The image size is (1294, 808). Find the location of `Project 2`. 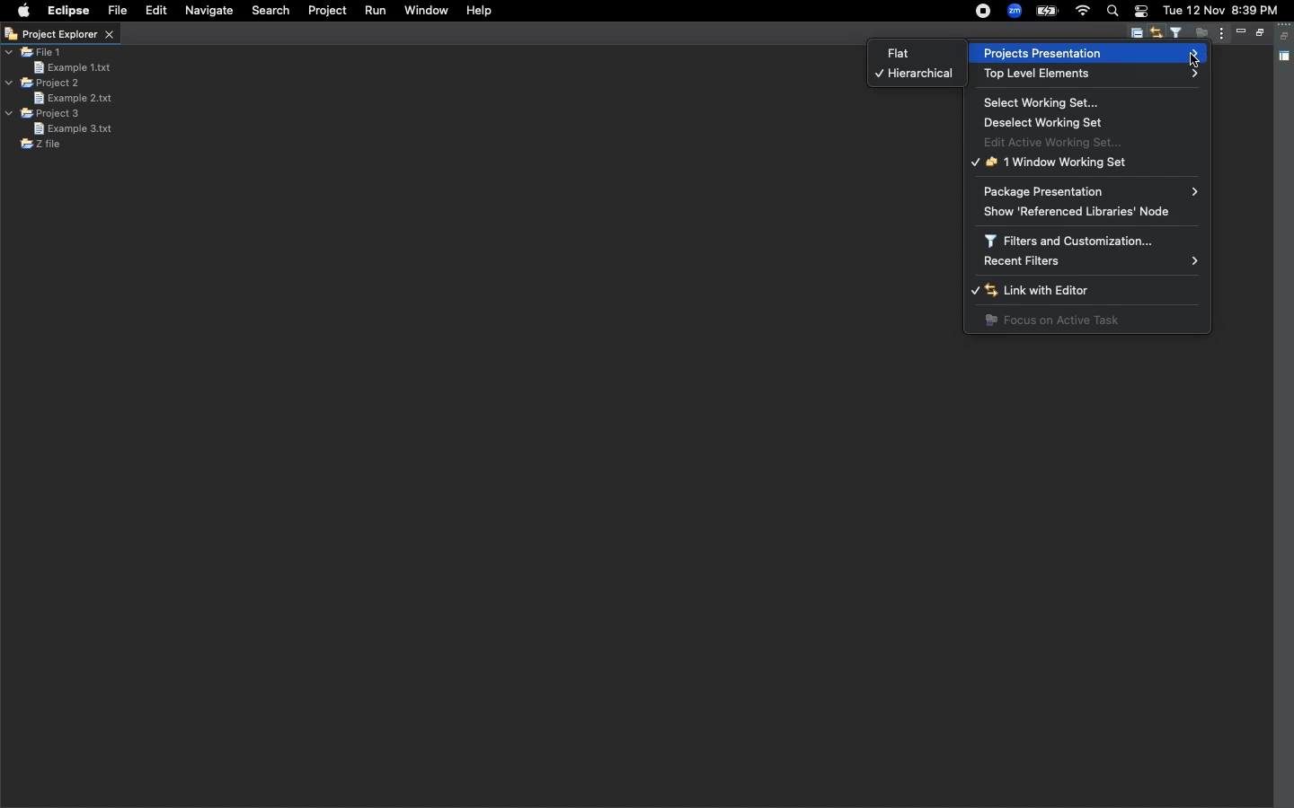

Project 2 is located at coordinates (43, 83).